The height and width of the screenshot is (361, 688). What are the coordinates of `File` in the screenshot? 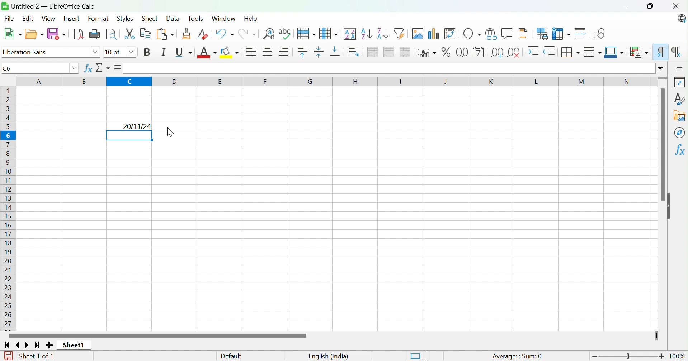 It's located at (9, 20).